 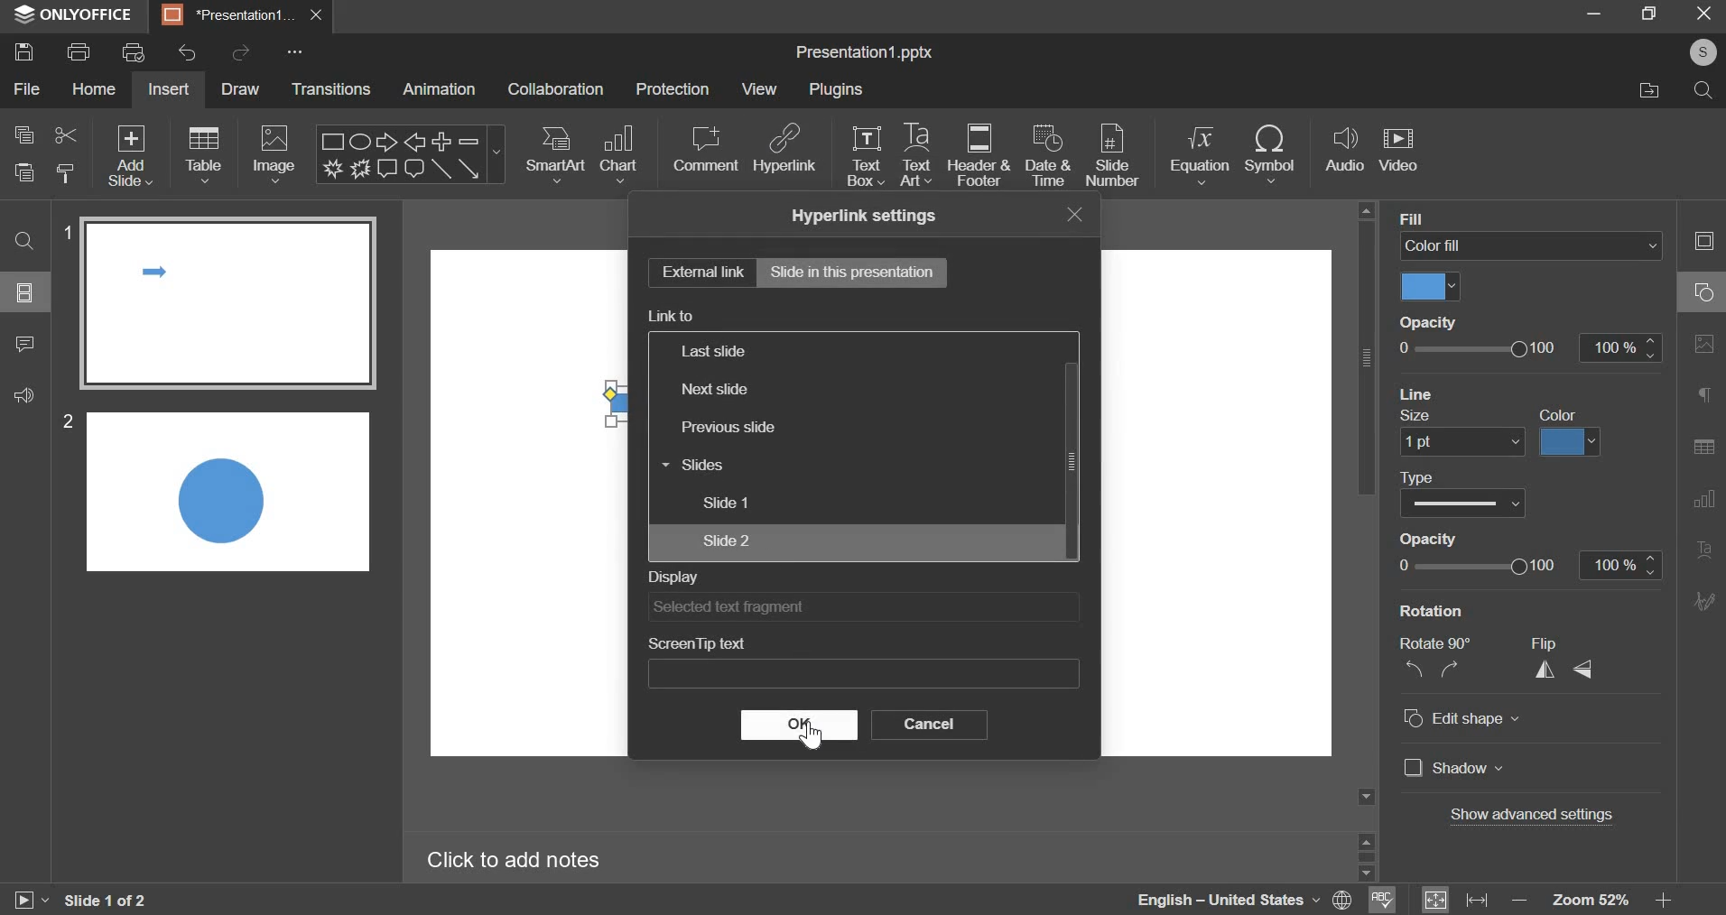 I want to click on external link, so click(x=696, y=273).